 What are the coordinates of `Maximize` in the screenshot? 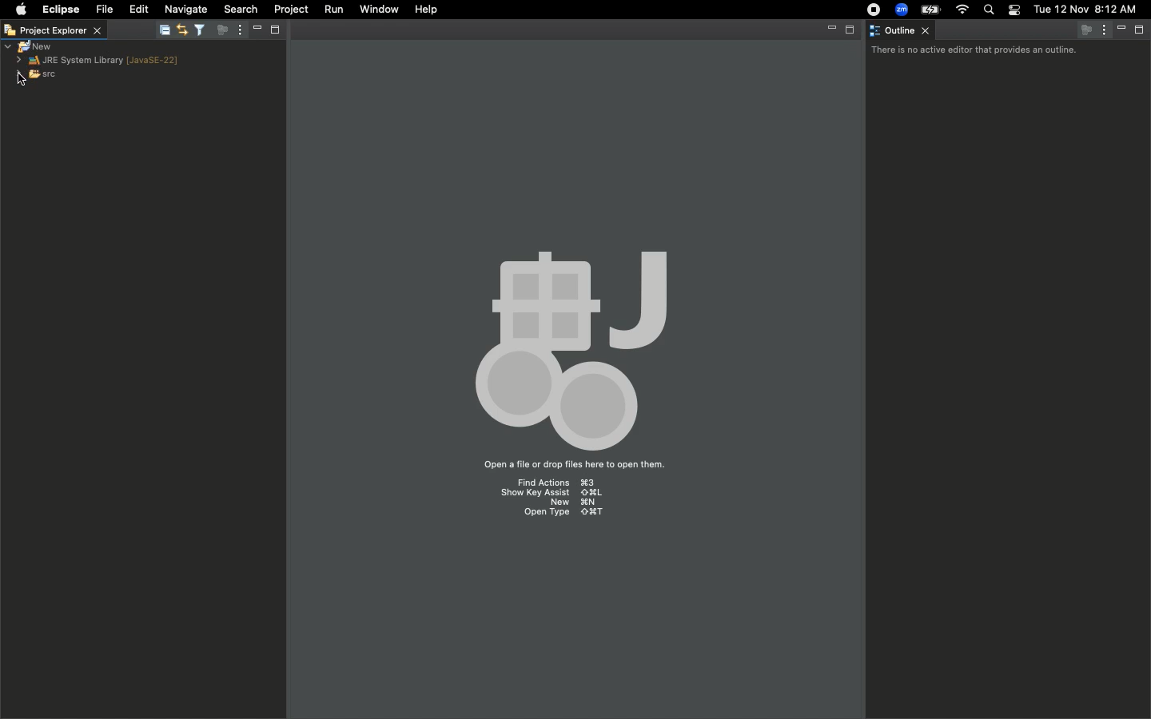 It's located at (273, 30).